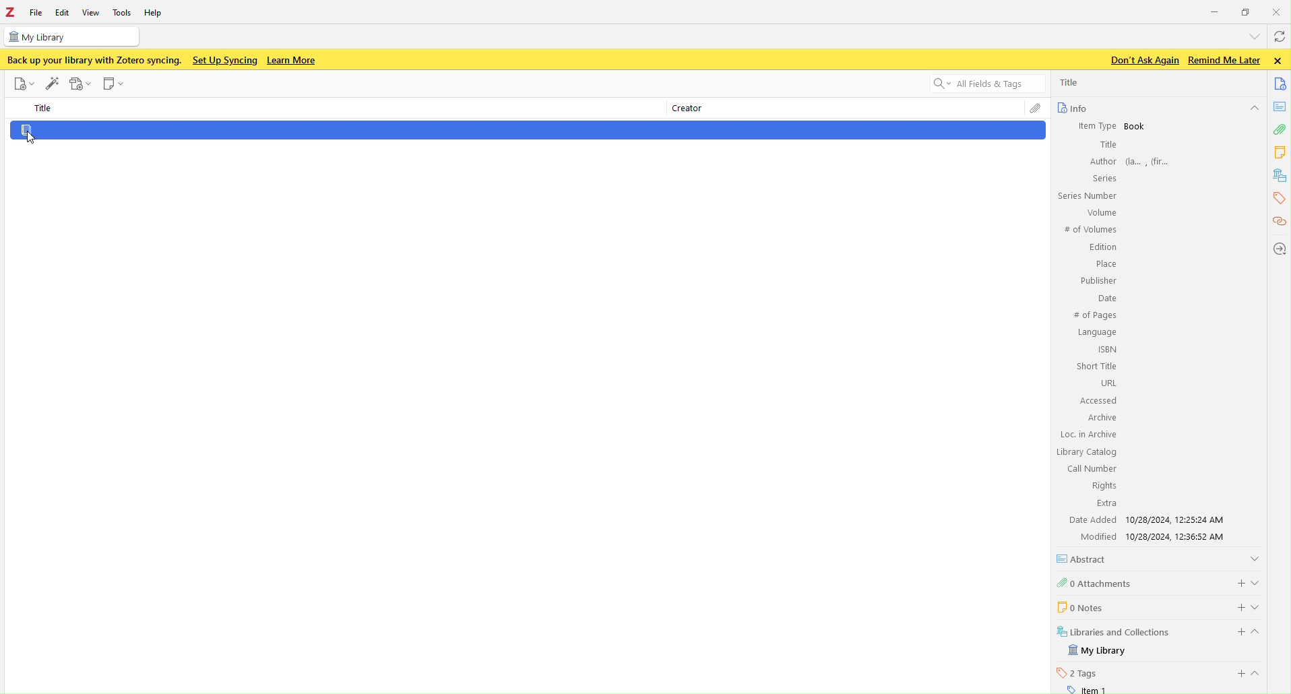 This screenshot has height=694, width=1291. Describe the element at coordinates (89, 11) in the screenshot. I see `view` at that location.